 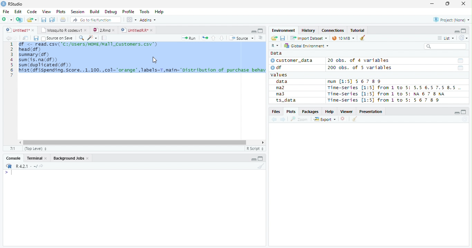 I want to click on Typing indicator, so click(x=11, y=173).